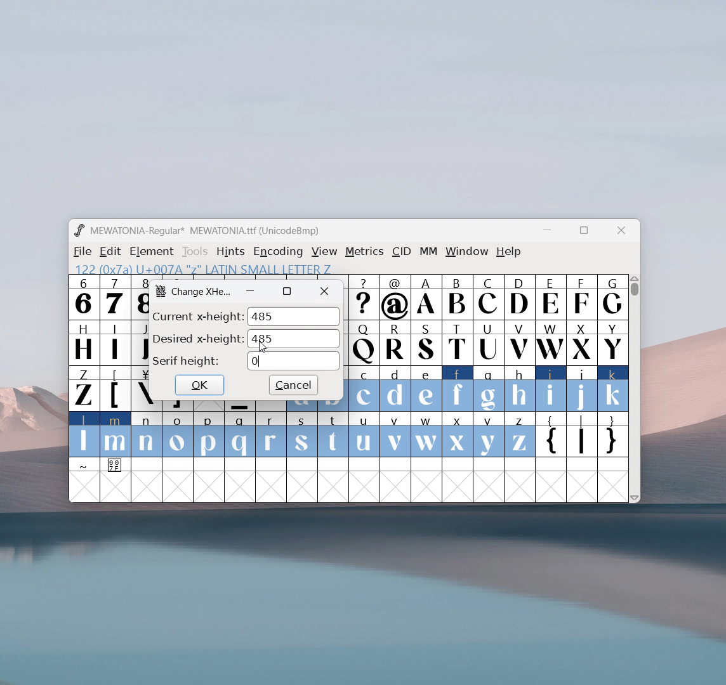 The image size is (726, 685). I want to click on f, so click(458, 388).